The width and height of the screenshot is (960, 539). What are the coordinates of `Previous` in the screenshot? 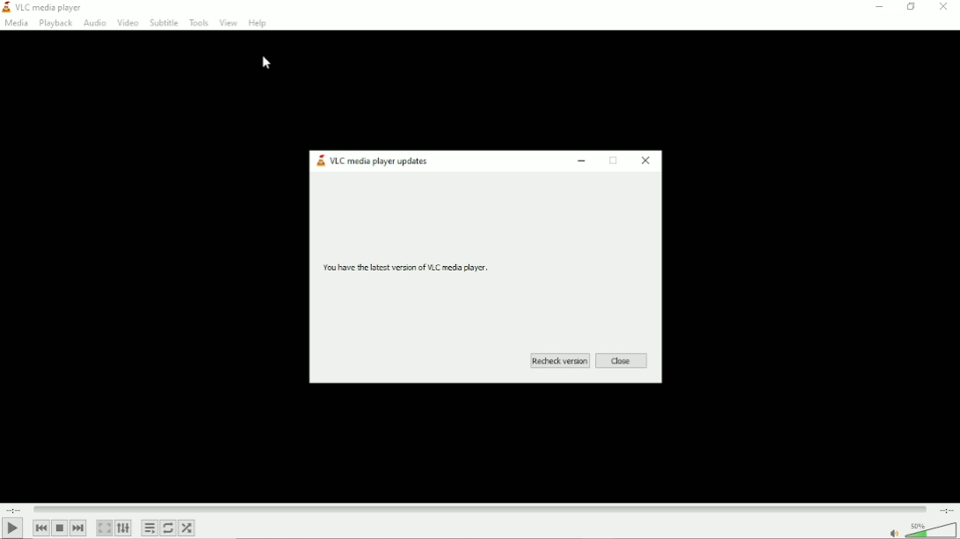 It's located at (41, 528).